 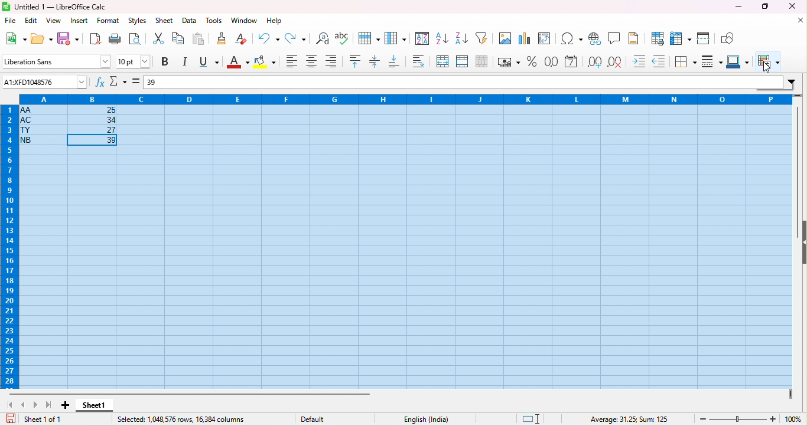 I want to click on value changed, so click(x=44, y=83).